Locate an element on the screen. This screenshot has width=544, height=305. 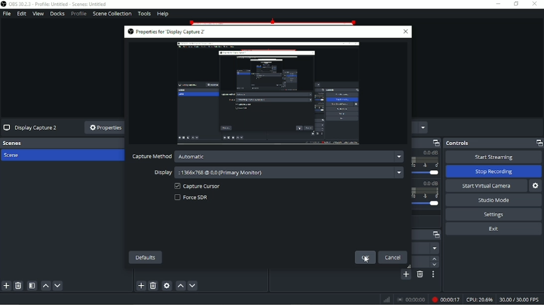
Close is located at coordinates (406, 32).